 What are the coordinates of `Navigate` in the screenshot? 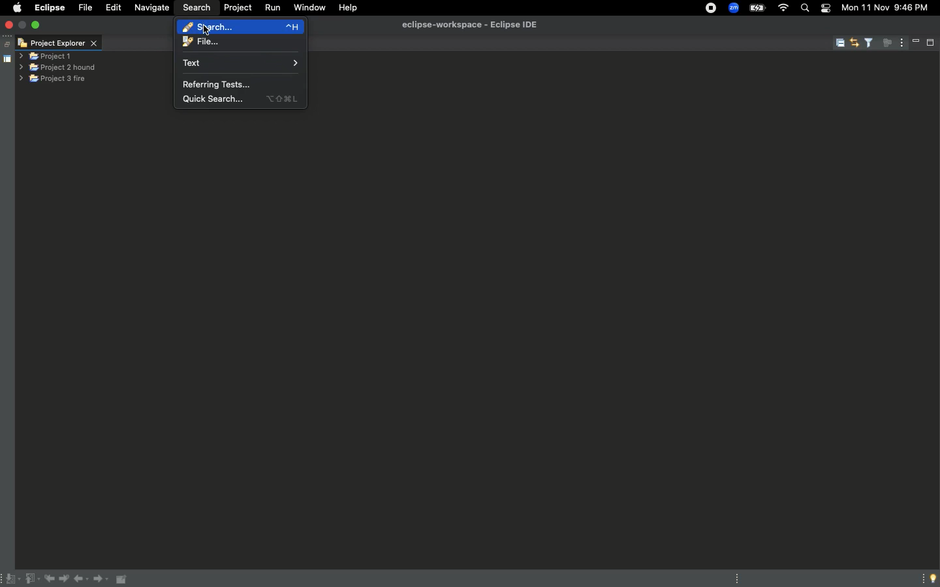 It's located at (151, 7).